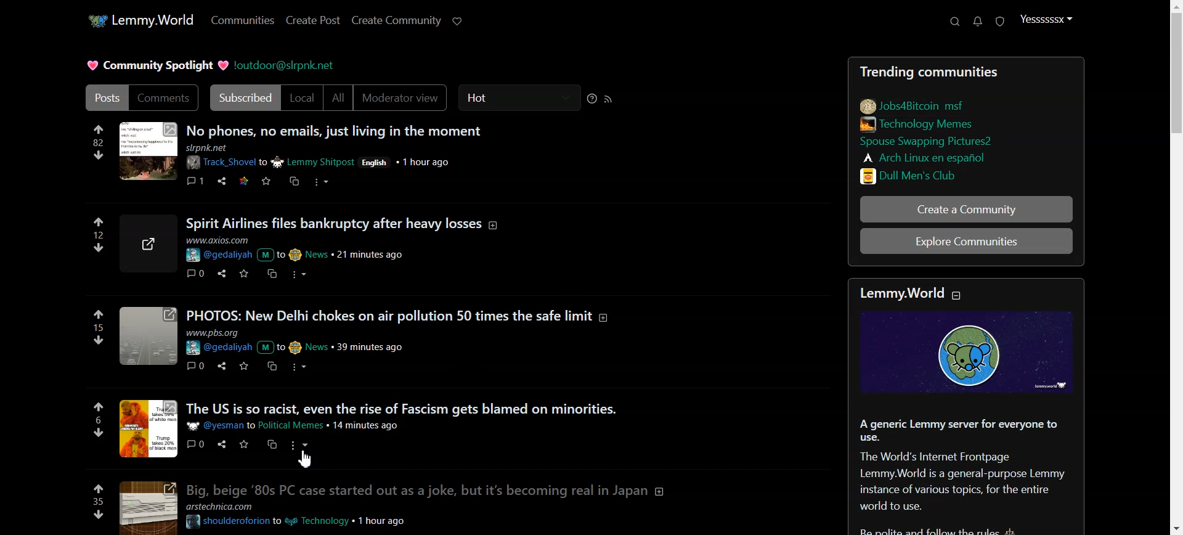 The width and height of the screenshot is (1183, 535). I want to click on RSS, so click(609, 99).